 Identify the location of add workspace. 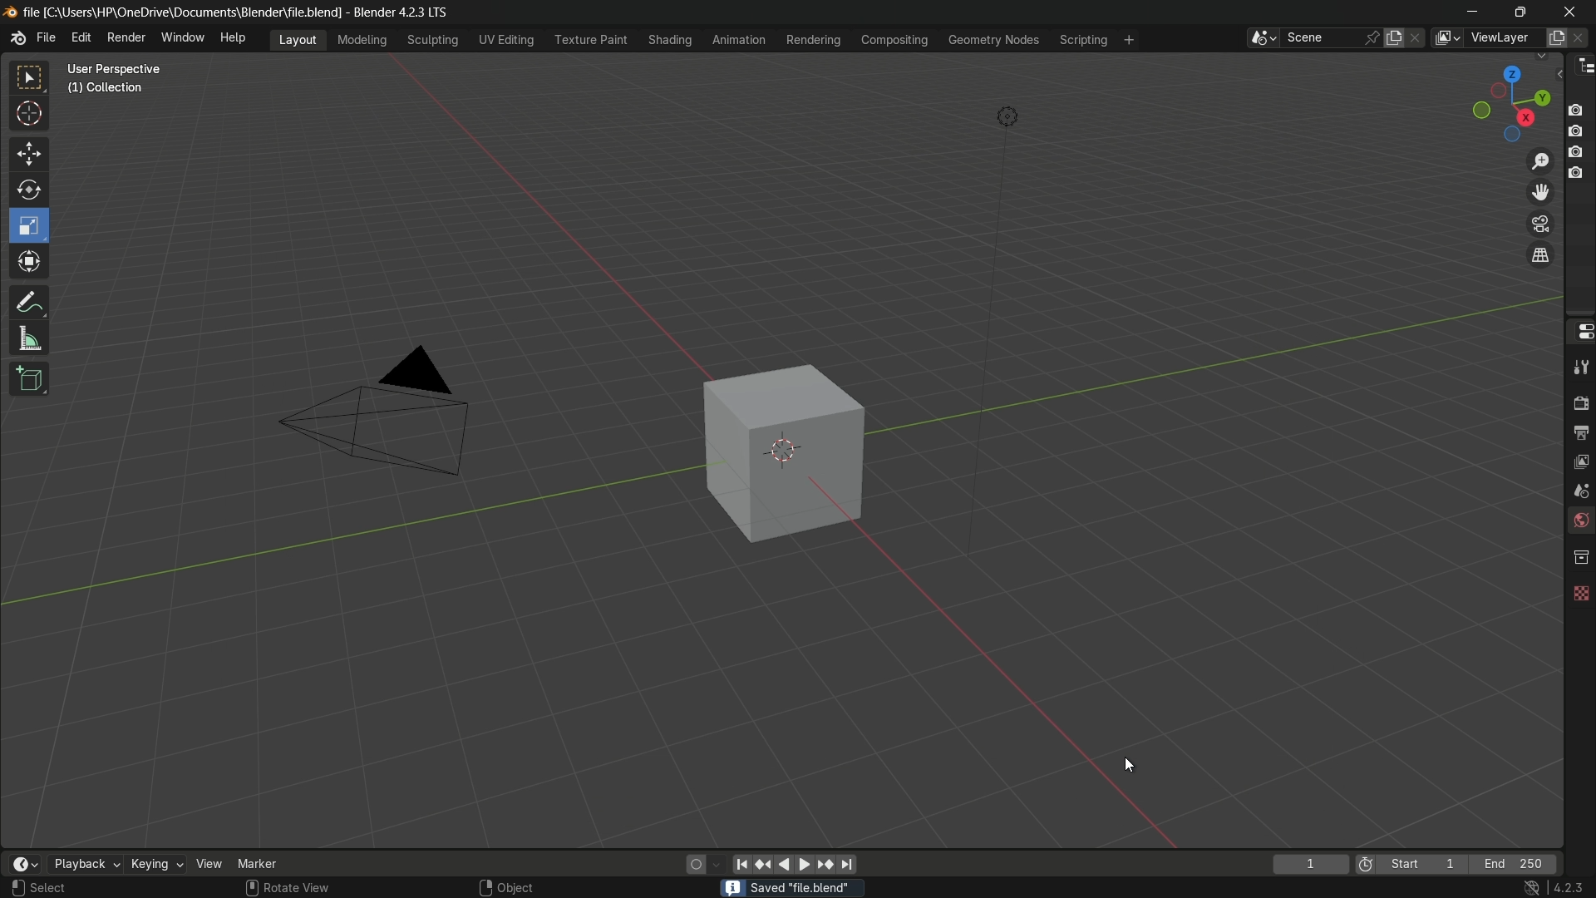
(1127, 39).